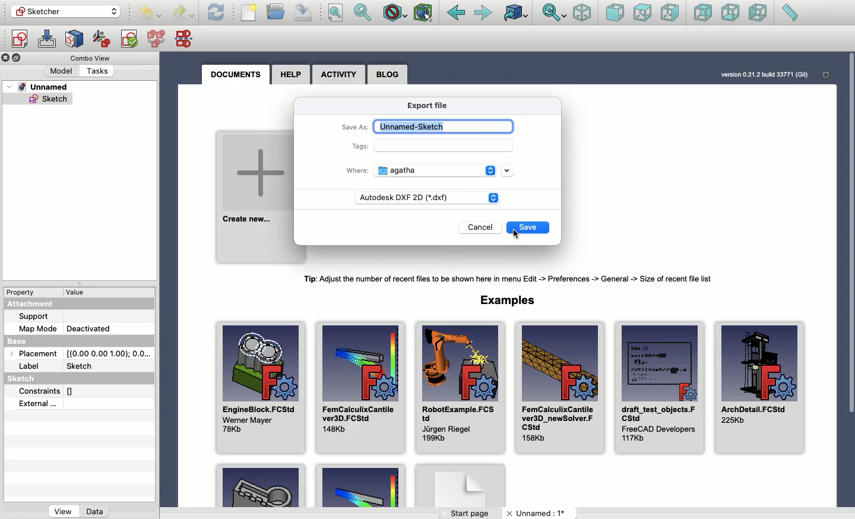  I want to click on Refresh, so click(216, 12).